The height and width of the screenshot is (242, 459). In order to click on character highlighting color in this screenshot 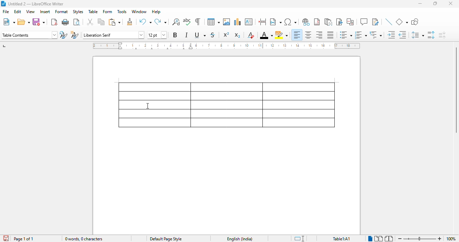, I will do `click(281, 35)`.